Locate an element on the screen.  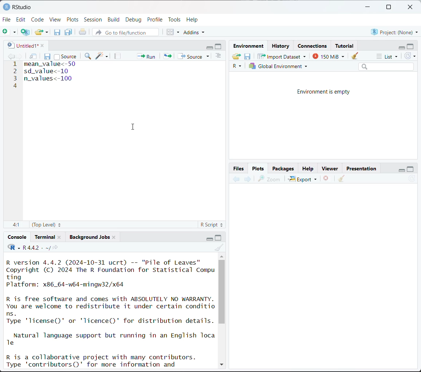
save current document is located at coordinates (48, 56).